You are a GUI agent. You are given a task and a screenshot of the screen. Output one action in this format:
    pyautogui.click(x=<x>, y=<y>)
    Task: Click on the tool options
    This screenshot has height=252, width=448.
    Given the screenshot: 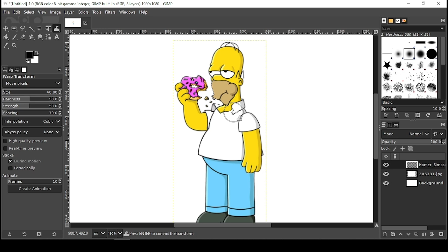 What is the action you would take?
    pyautogui.click(x=5, y=70)
    